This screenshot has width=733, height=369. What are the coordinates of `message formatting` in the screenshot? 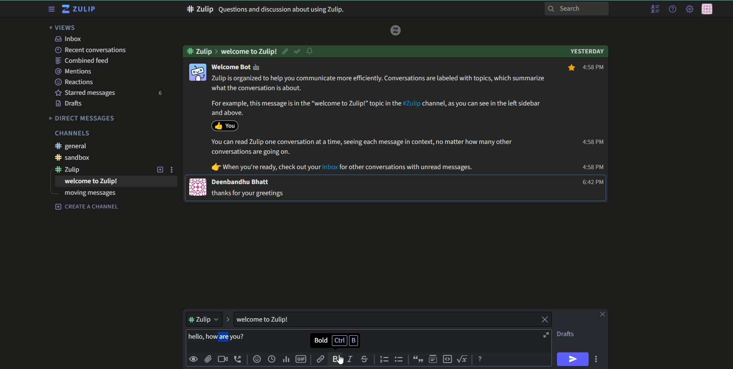 It's located at (481, 358).